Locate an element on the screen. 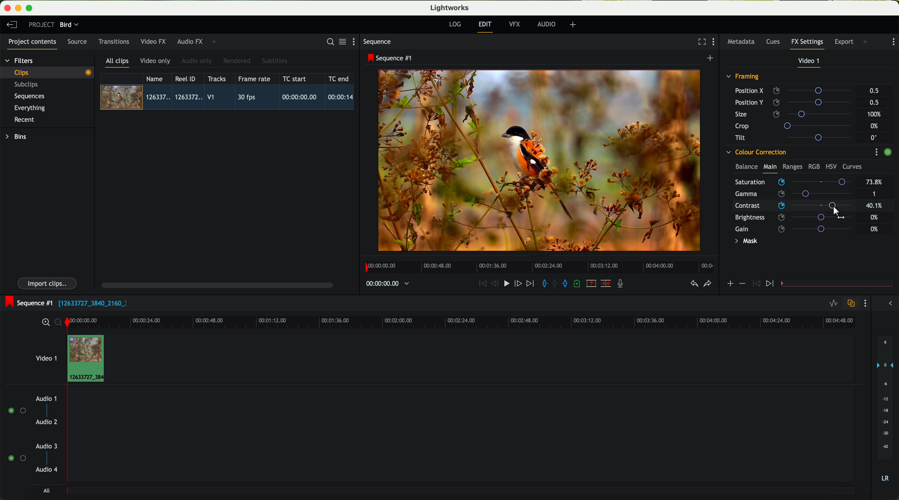 This screenshot has height=500, width=899. timeline is located at coordinates (480, 321).